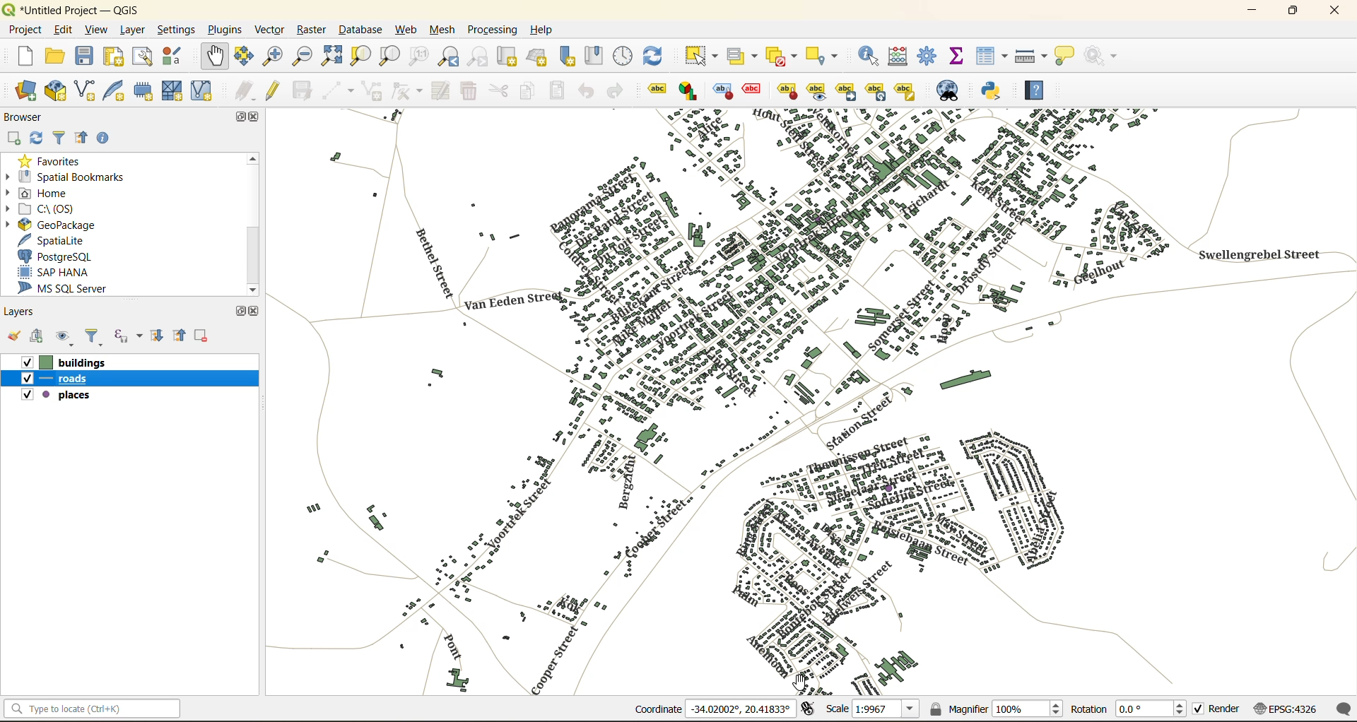  What do you see at coordinates (743, 55) in the screenshot?
I see `select value` at bounding box center [743, 55].